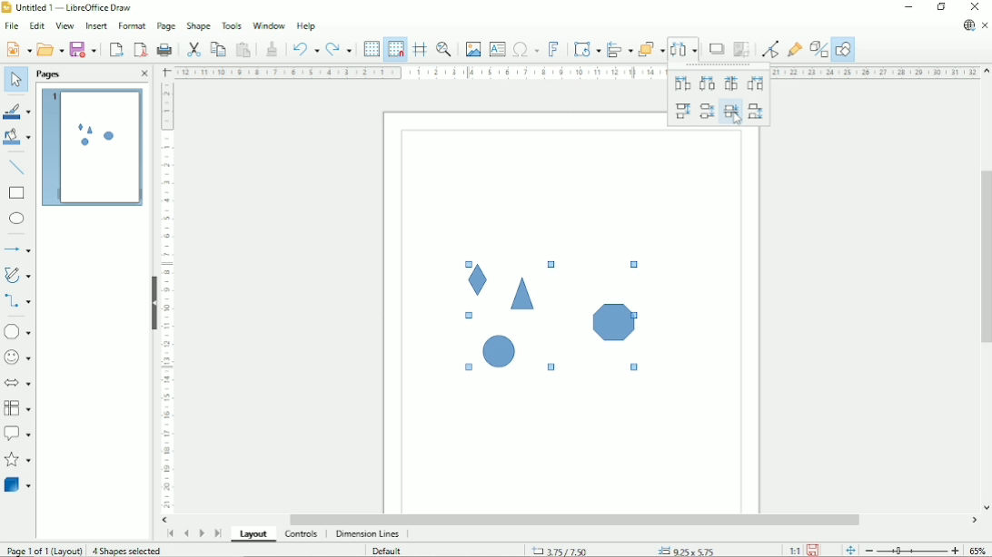 The height and width of the screenshot is (557, 992). What do you see at coordinates (14, 79) in the screenshot?
I see `Select` at bounding box center [14, 79].